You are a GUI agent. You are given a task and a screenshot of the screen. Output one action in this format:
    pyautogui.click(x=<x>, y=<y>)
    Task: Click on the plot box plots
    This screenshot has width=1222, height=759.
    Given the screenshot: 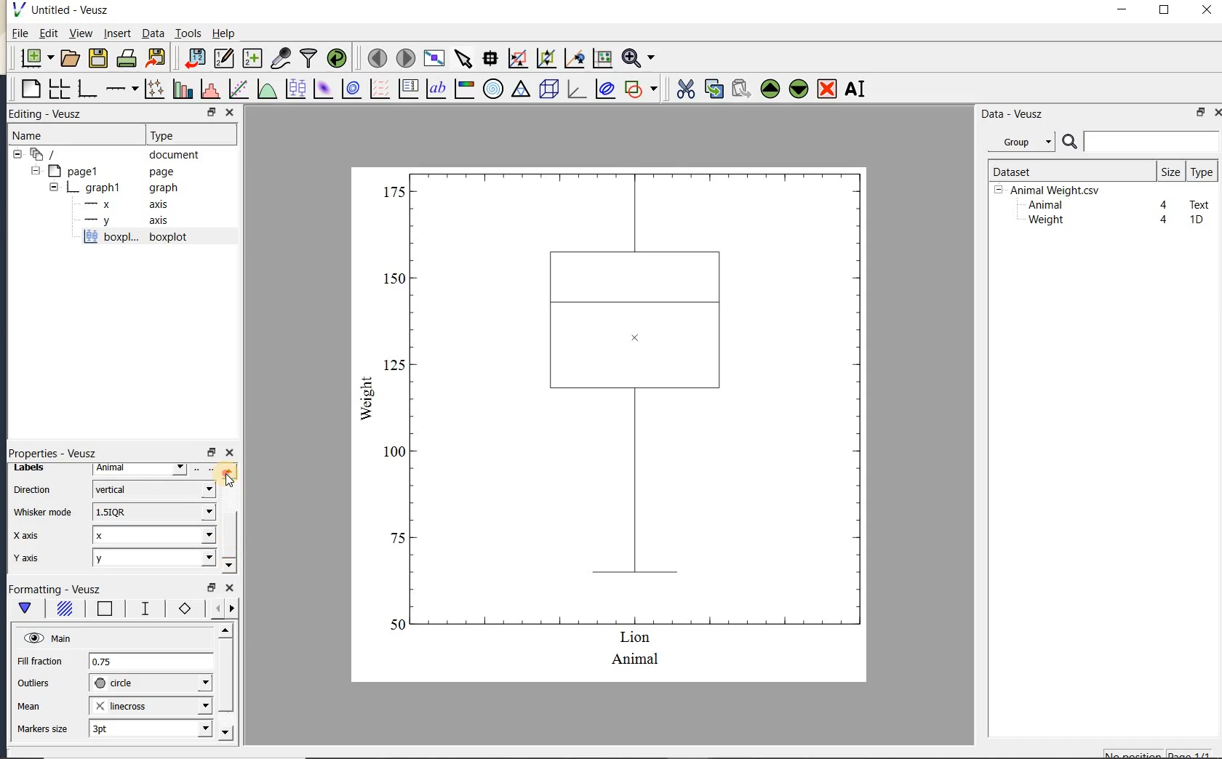 What is the action you would take?
    pyautogui.click(x=293, y=89)
    